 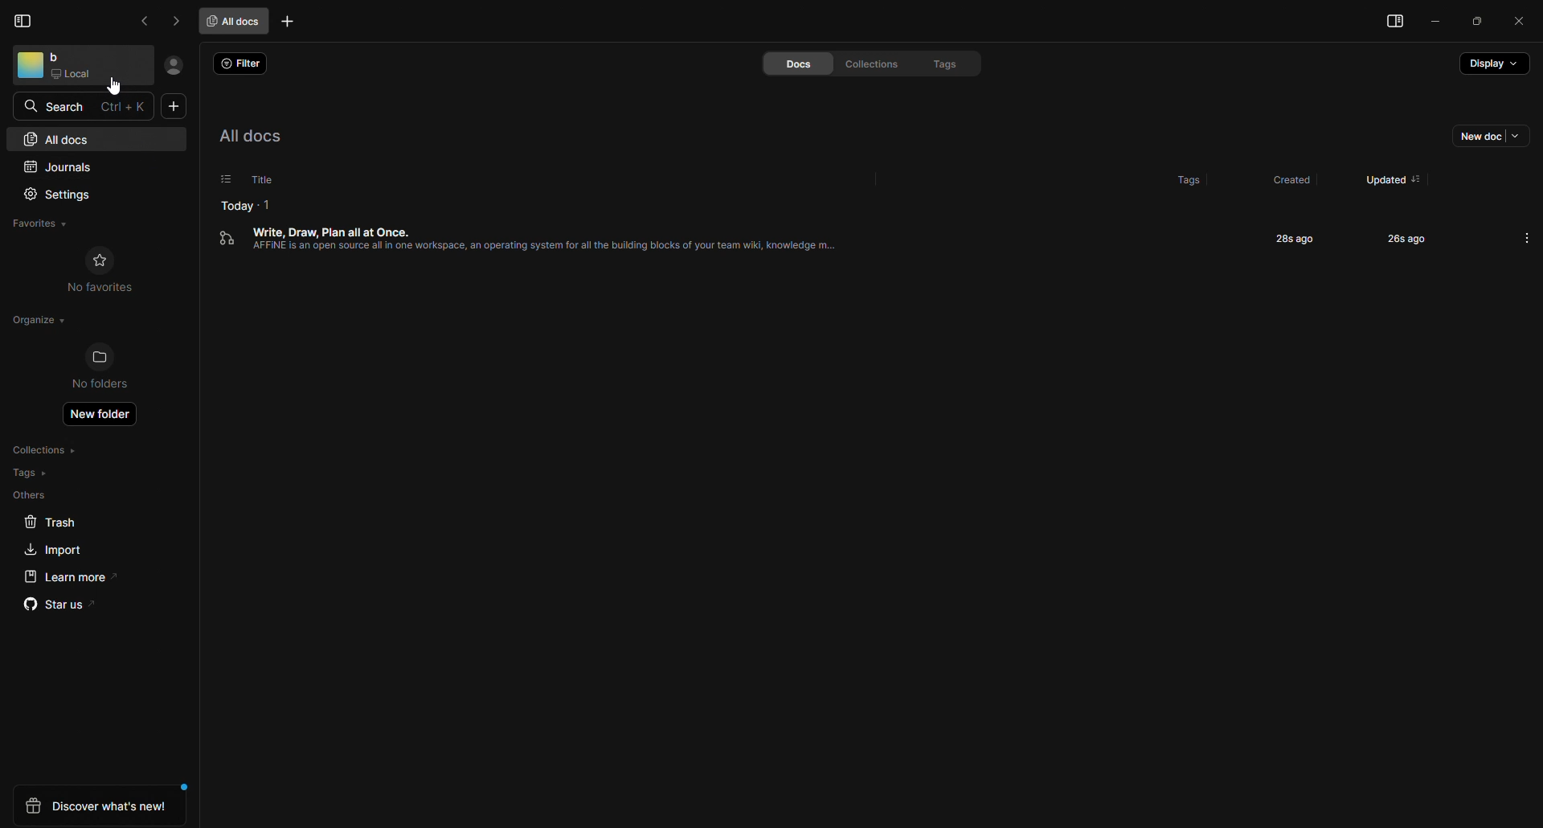 I want to click on others, so click(x=31, y=495).